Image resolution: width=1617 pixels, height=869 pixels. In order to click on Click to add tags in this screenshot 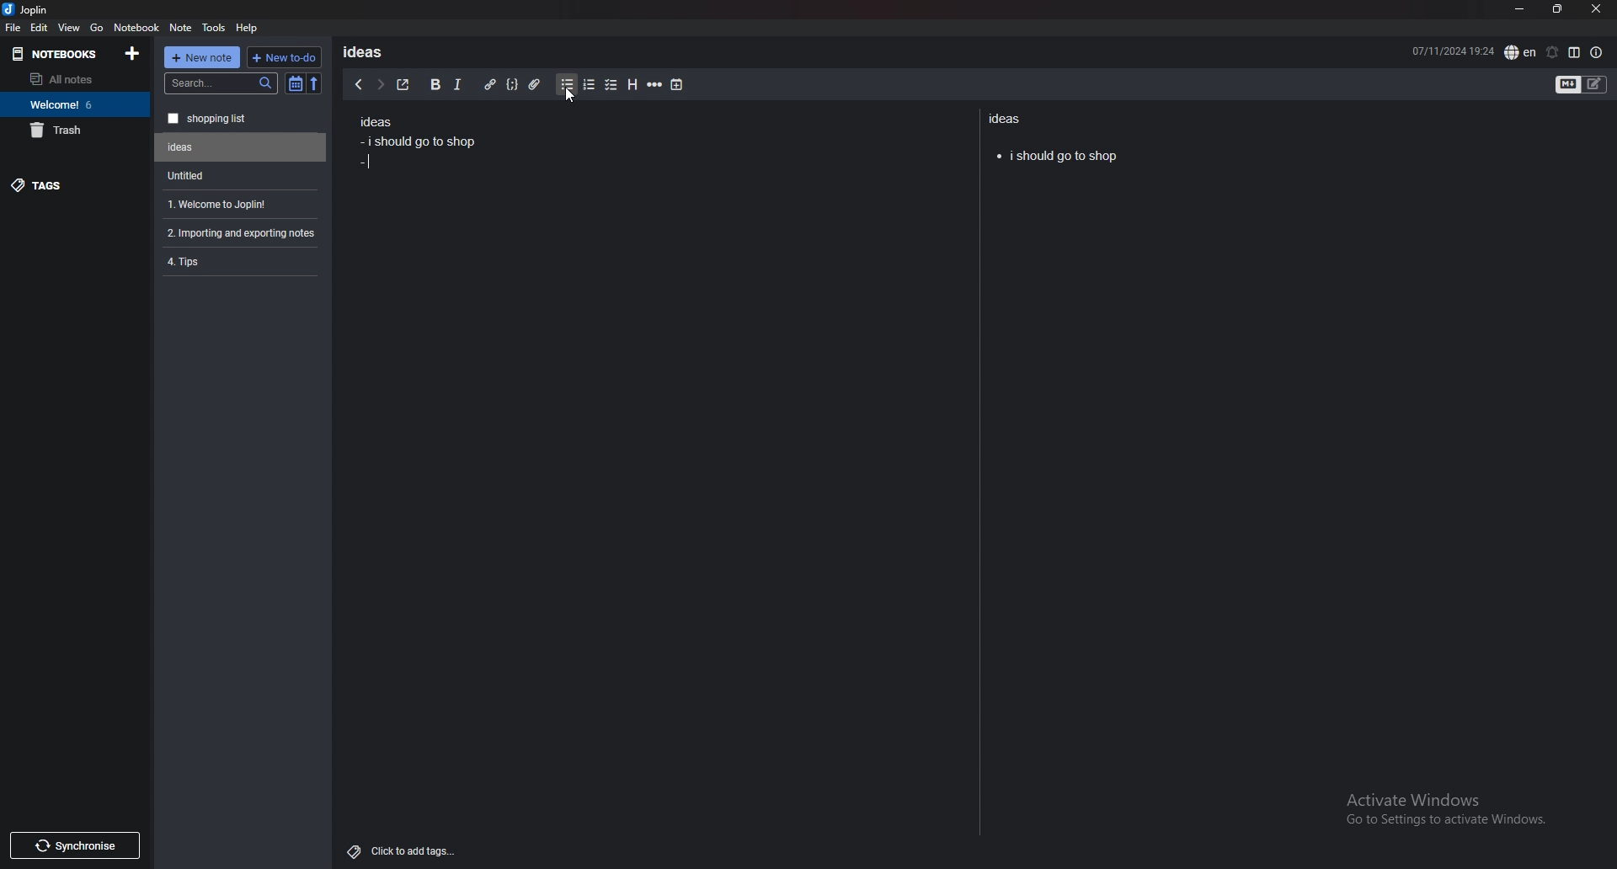, I will do `click(405, 847)`.